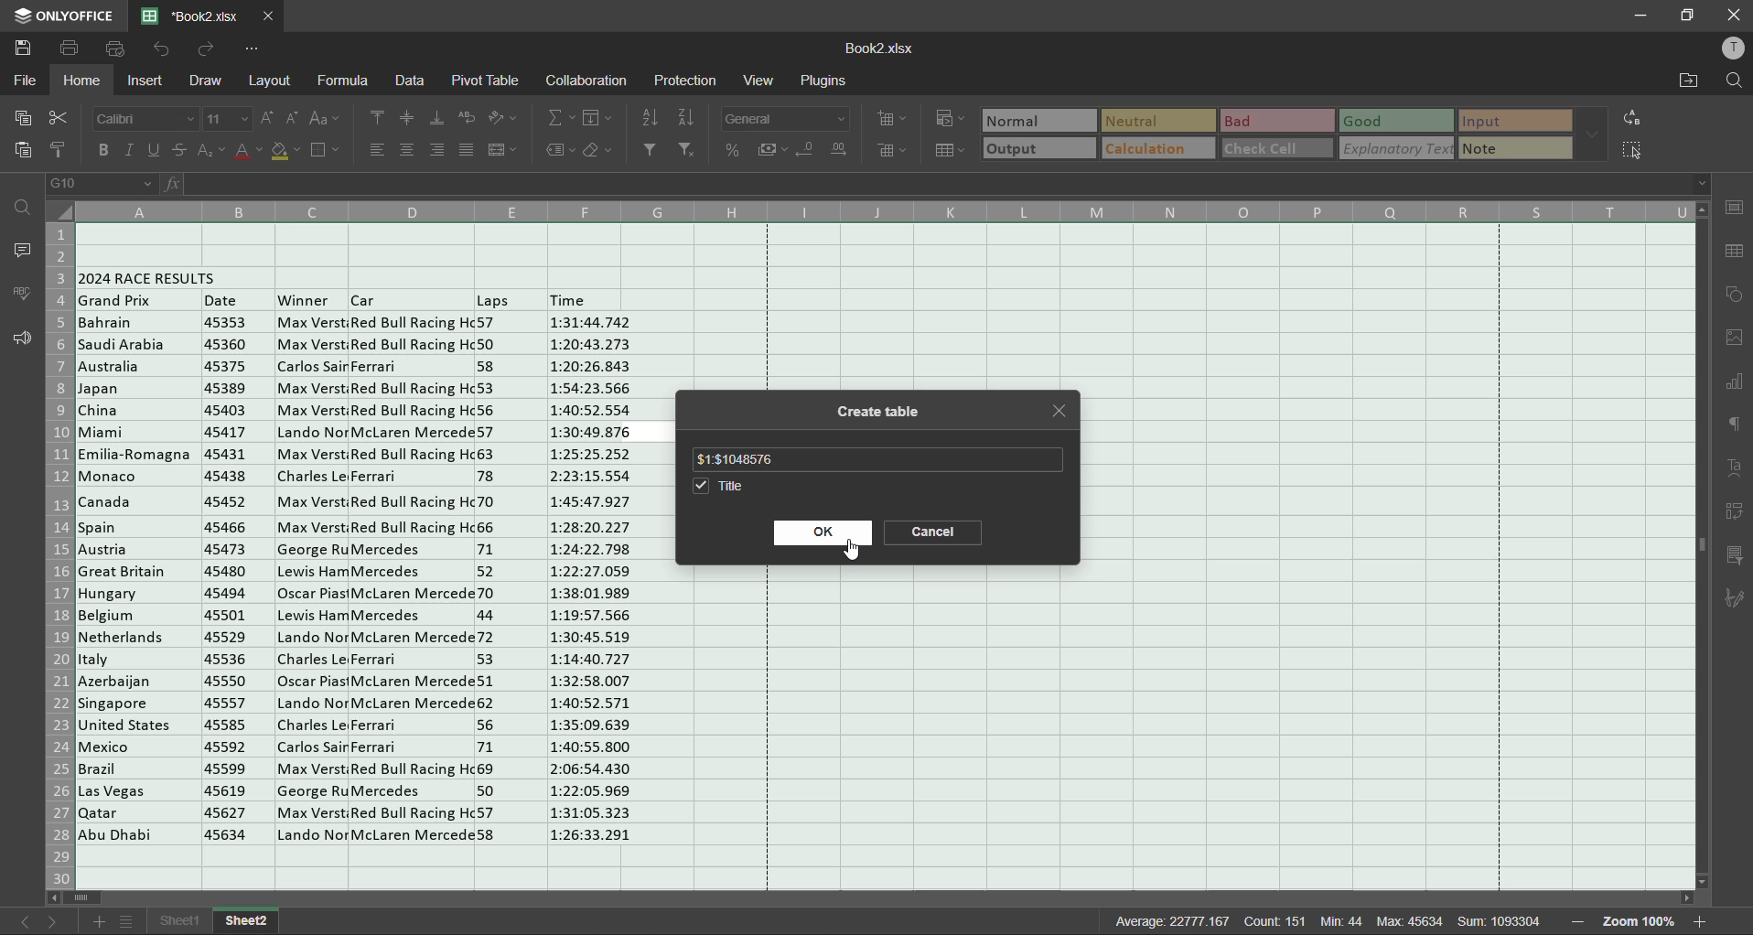 The height and width of the screenshot is (935, 1753). What do you see at coordinates (227, 300) in the screenshot?
I see `date` at bounding box center [227, 300].